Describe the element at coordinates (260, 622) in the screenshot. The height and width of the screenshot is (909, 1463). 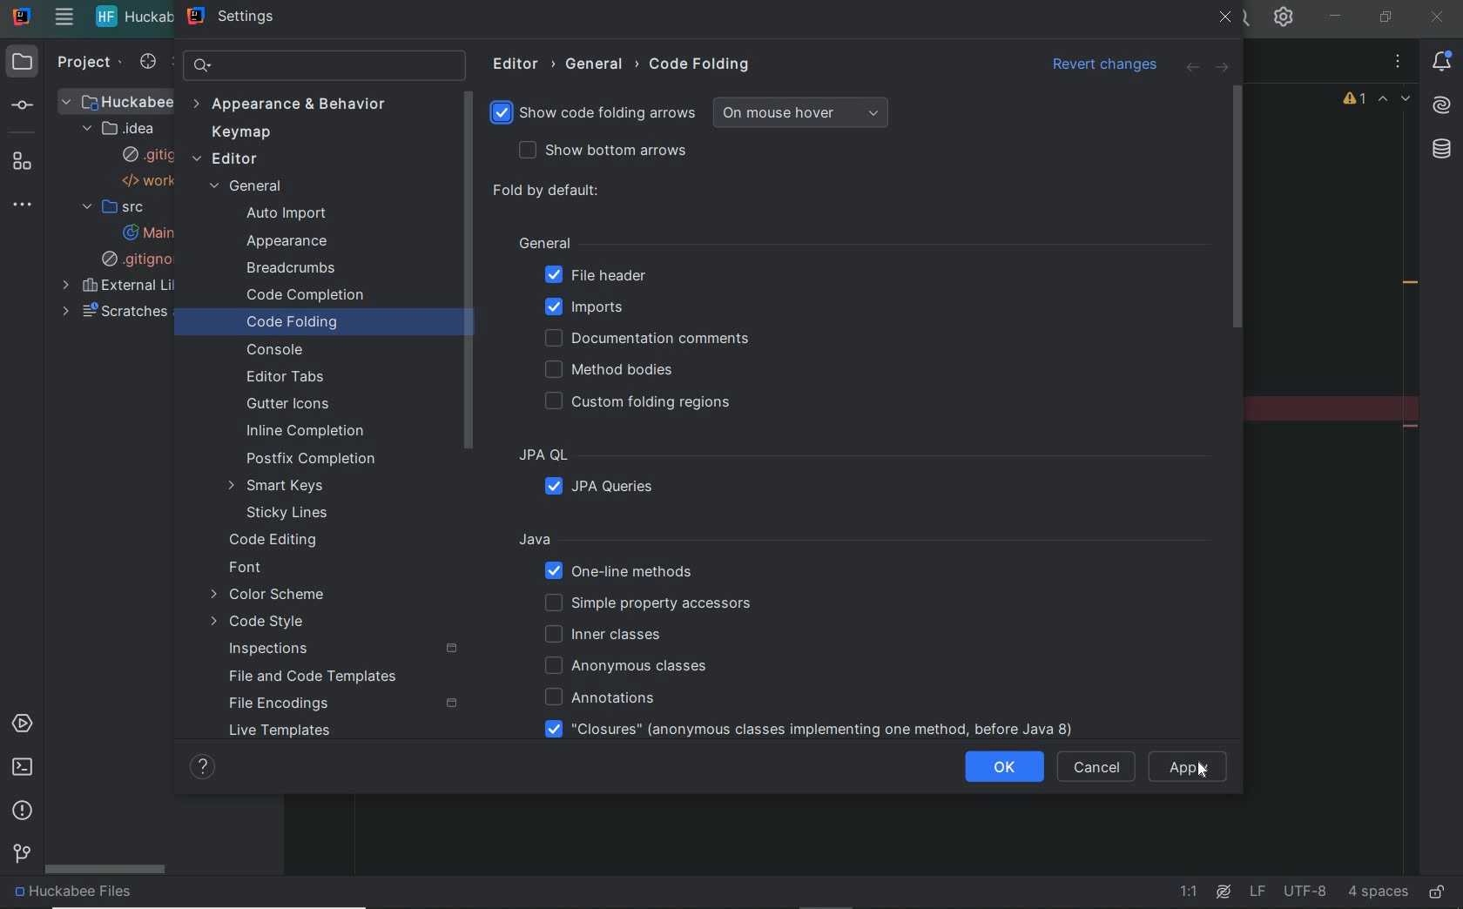
I see `code style` at that location.